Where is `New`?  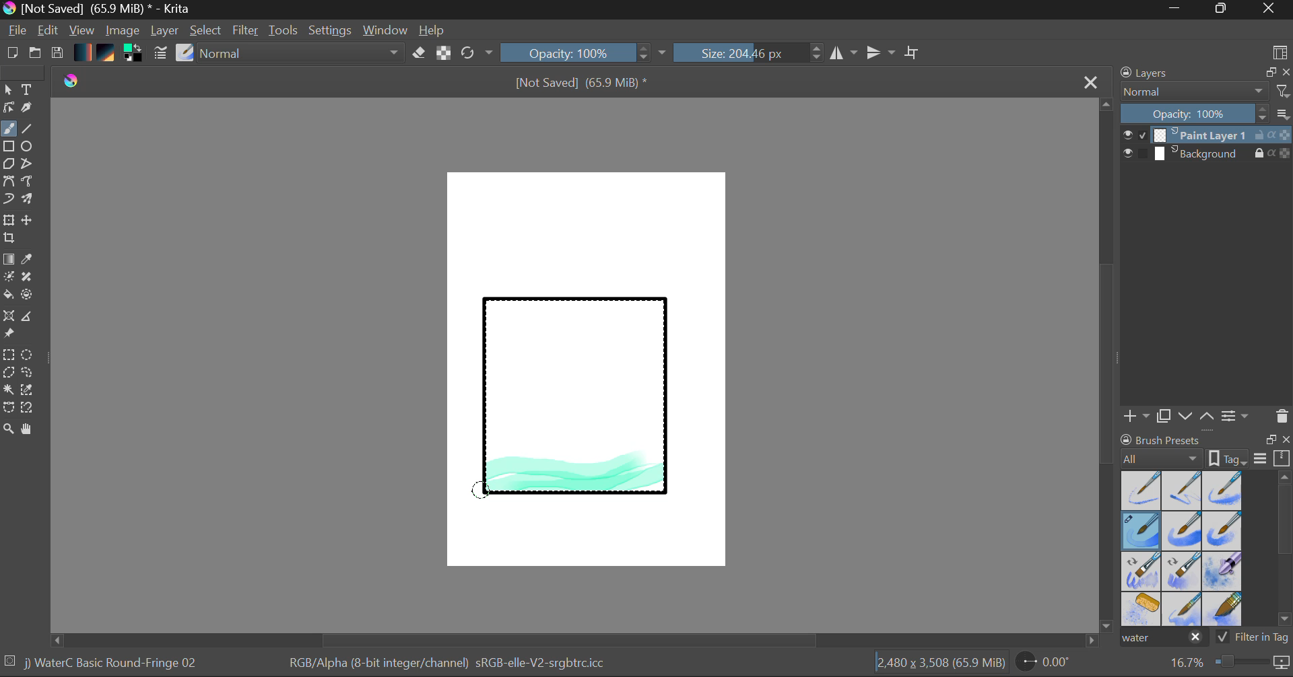 New is located at coordinates (11, 55).